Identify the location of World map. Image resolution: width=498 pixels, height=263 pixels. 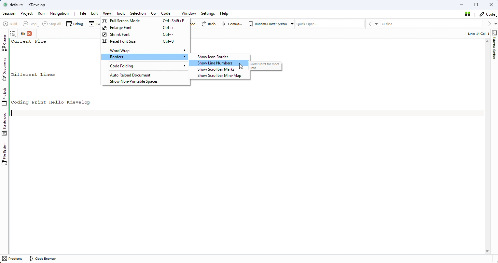
(145, 50).